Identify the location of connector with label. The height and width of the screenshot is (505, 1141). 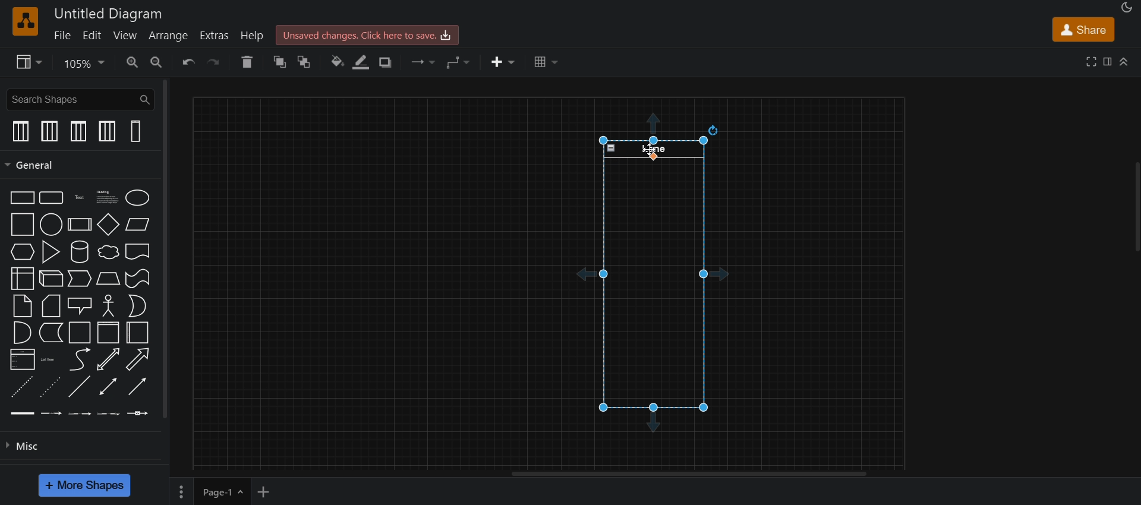
(52, 414).